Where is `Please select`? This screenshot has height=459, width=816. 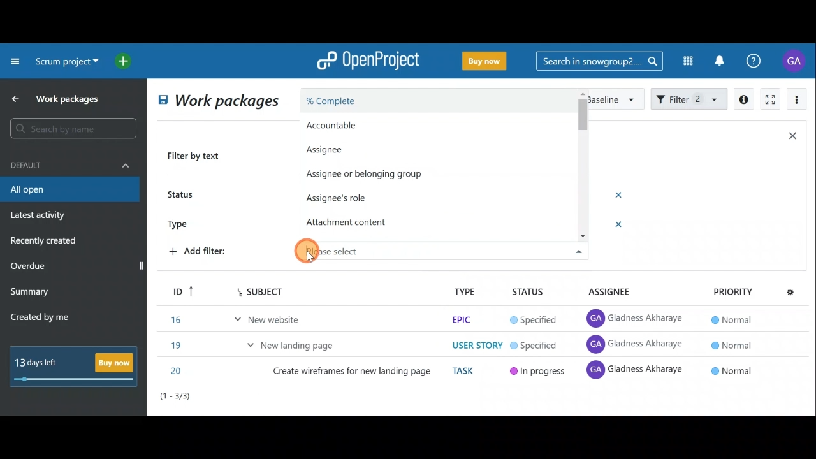 Please select is located at coordinates (429, 247).